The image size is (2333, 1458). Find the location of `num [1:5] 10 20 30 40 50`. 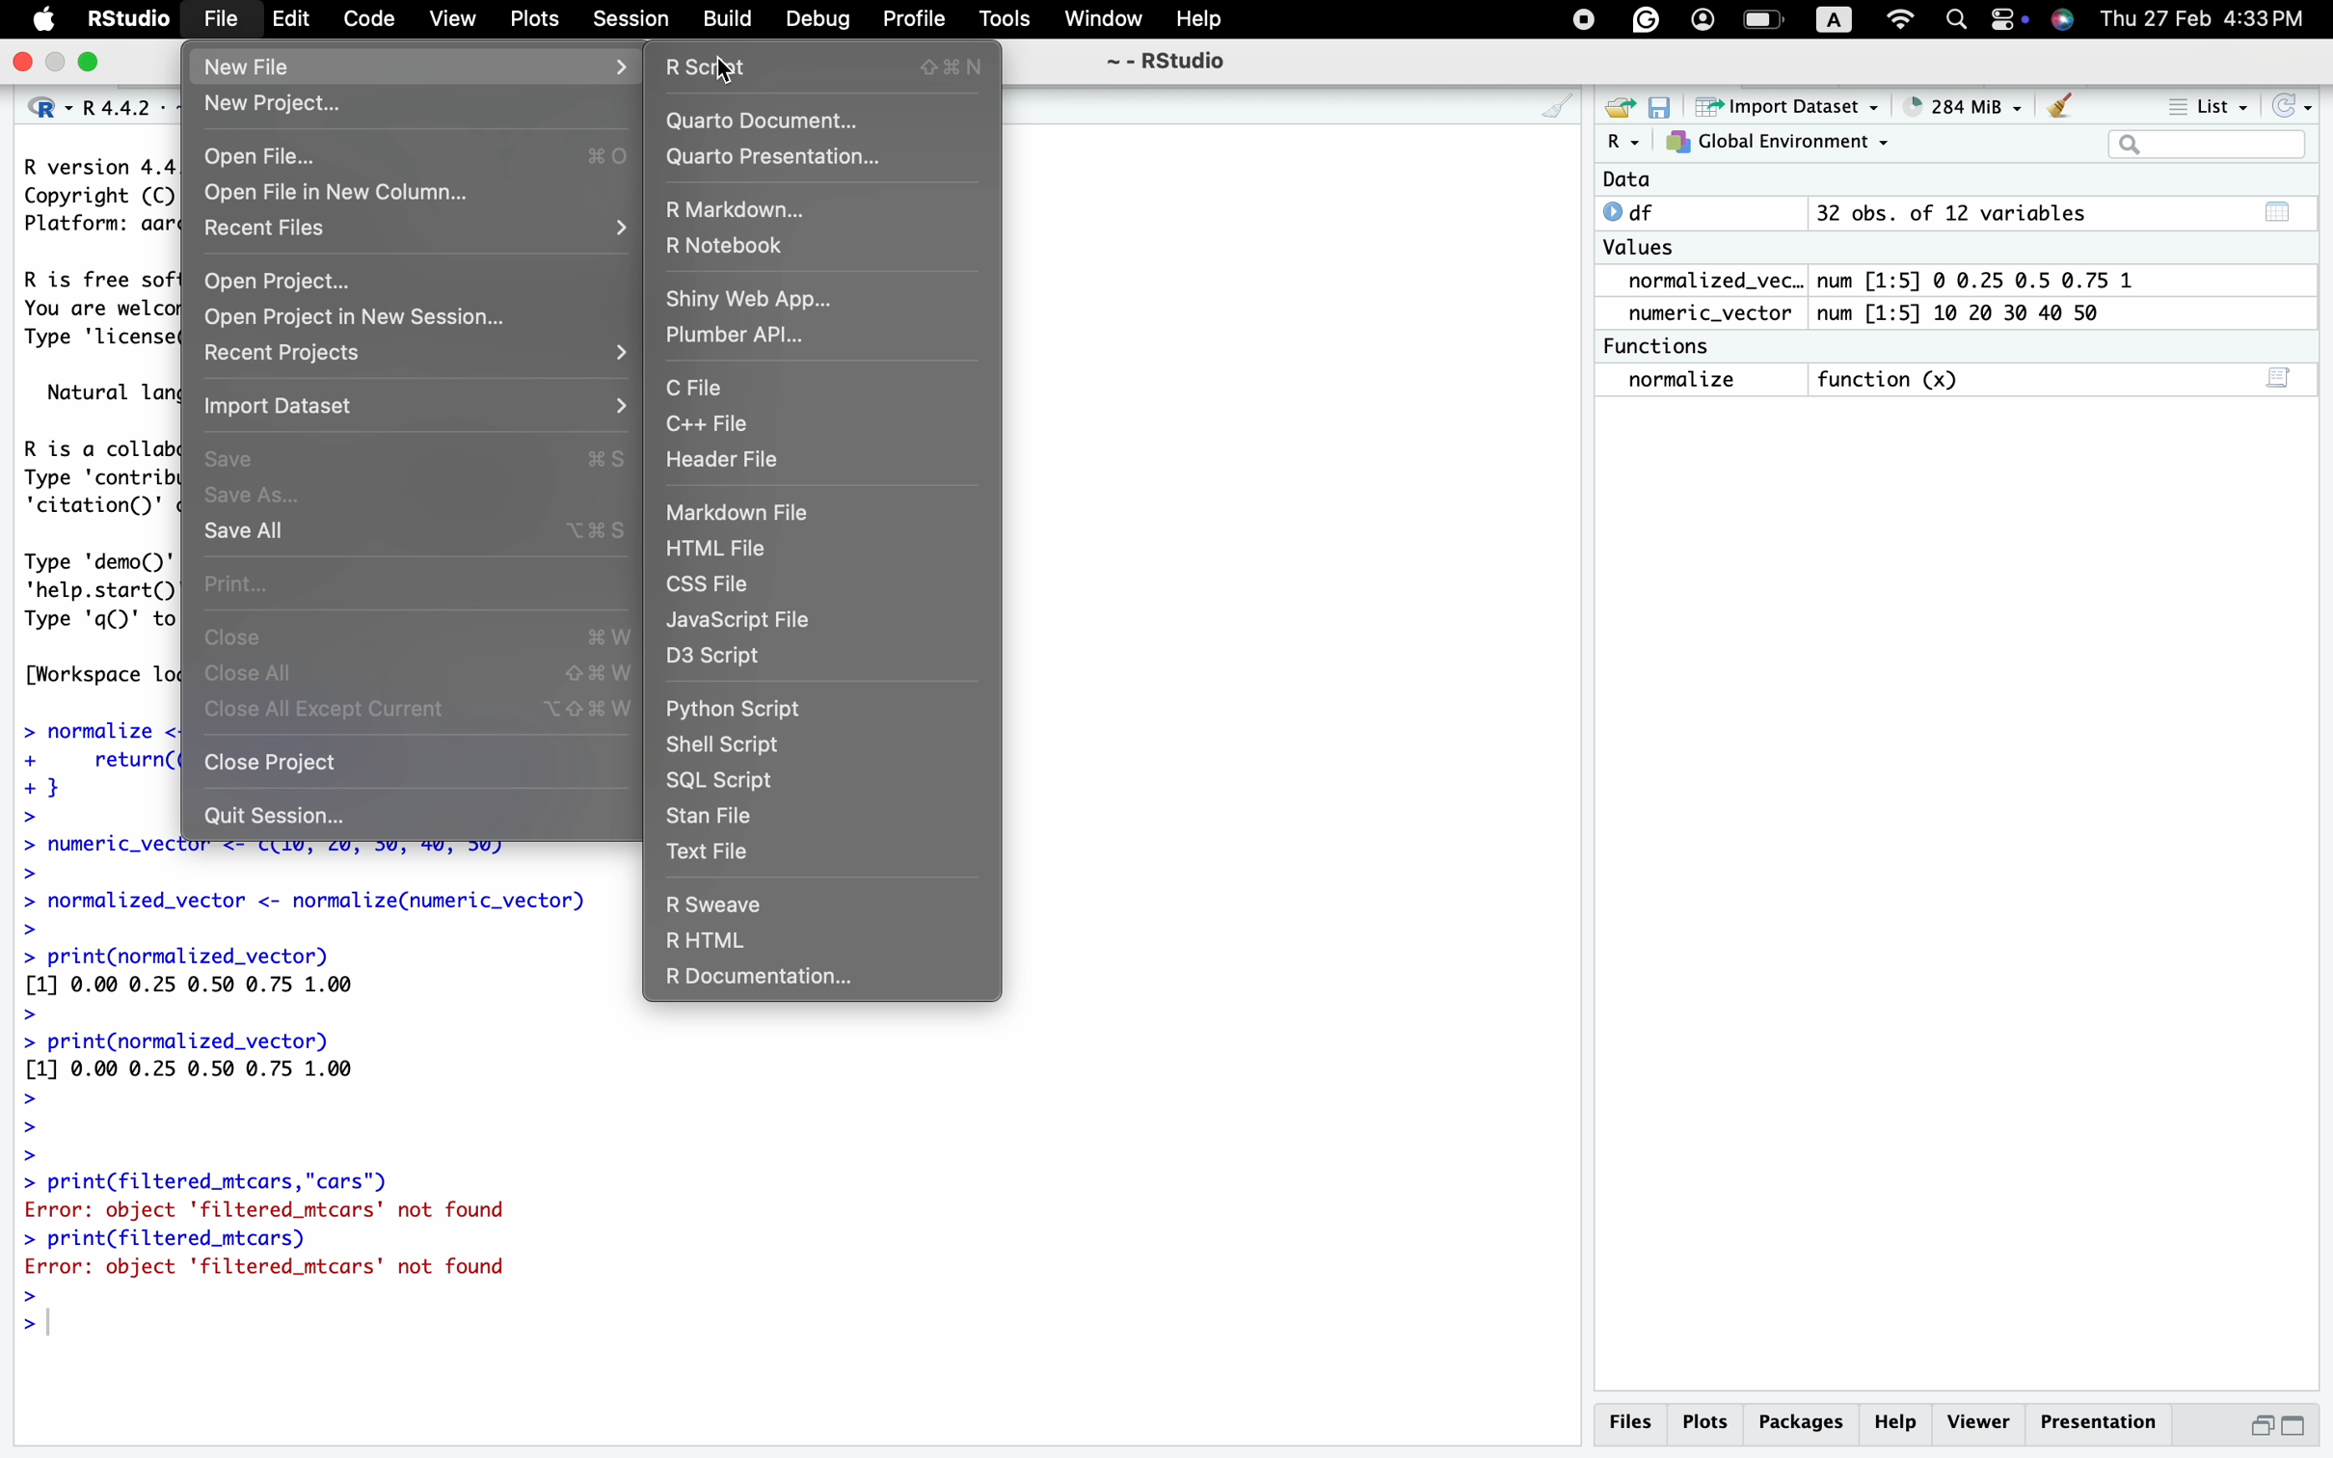

num [1:5] 10 20 30 40 50 is located at coordinates (1977, 312).